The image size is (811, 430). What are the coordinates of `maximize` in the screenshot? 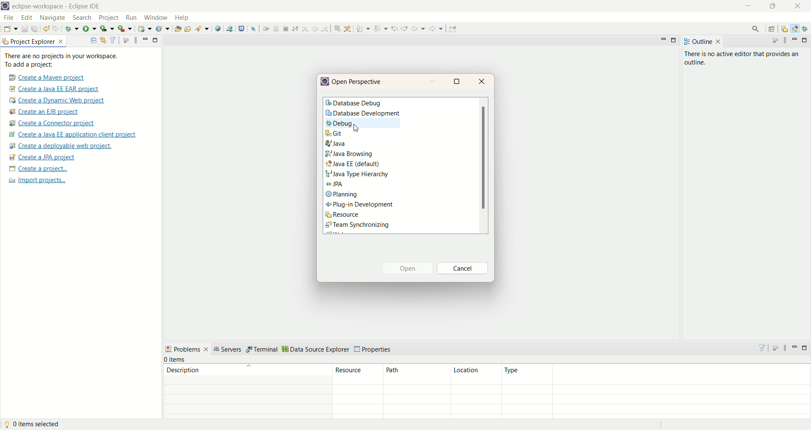 It's located at (673, 41).